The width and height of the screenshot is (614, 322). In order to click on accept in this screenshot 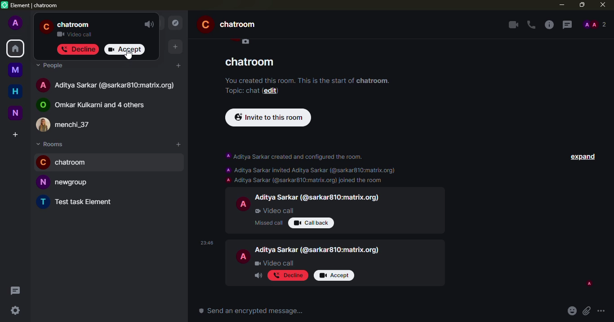, I will do `click(125, 50)`.